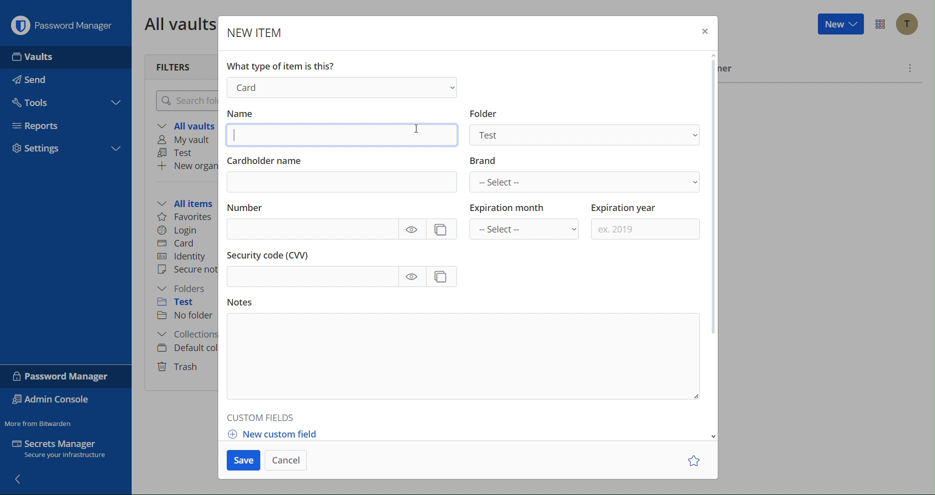 This screenshot has width=935, height=495. I want to click on Test, so click(585, 137).